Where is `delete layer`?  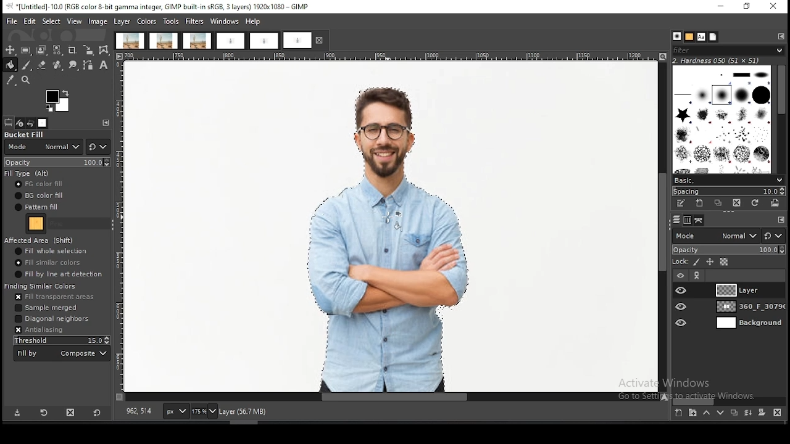
delete layer is located at coordinates (780, 414).